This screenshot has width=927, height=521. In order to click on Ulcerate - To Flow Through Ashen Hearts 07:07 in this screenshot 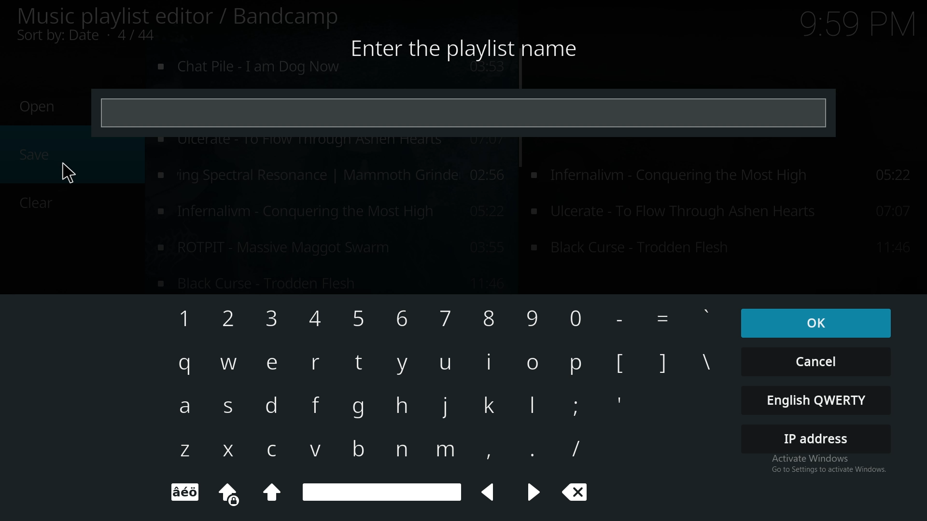, I will do `click(724, 249)`.